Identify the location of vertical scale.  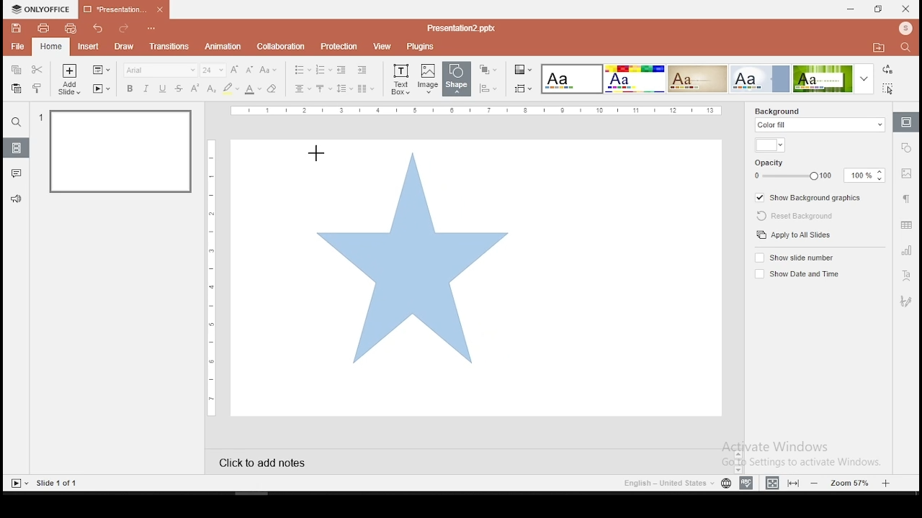
(477, 111).